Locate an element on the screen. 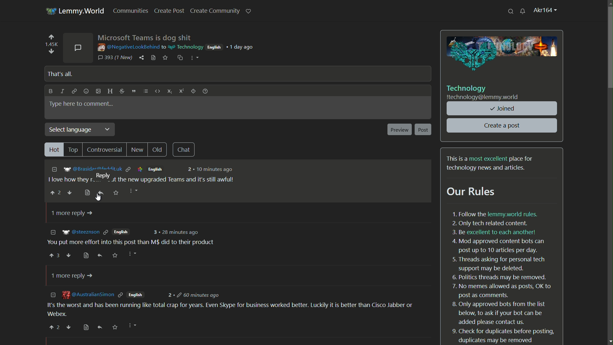 Image resolution: width=613 pixels, height=345 pixels. search is located at coordinates (511, 11).